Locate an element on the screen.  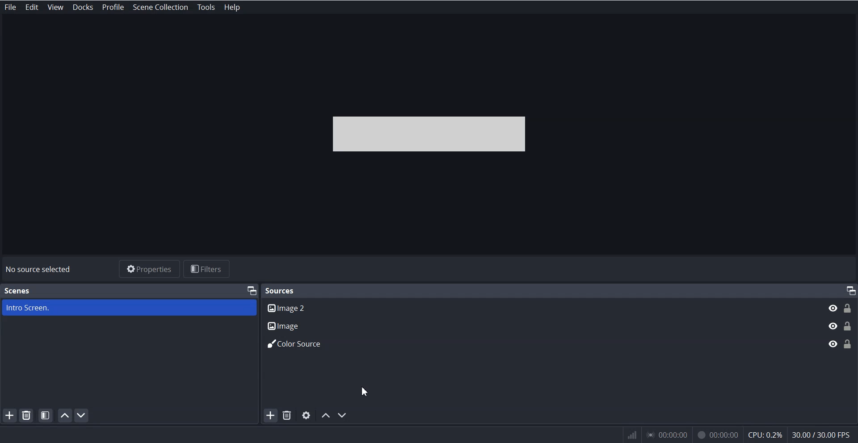
Remove Selected Source is located at coordinates (287, 416).